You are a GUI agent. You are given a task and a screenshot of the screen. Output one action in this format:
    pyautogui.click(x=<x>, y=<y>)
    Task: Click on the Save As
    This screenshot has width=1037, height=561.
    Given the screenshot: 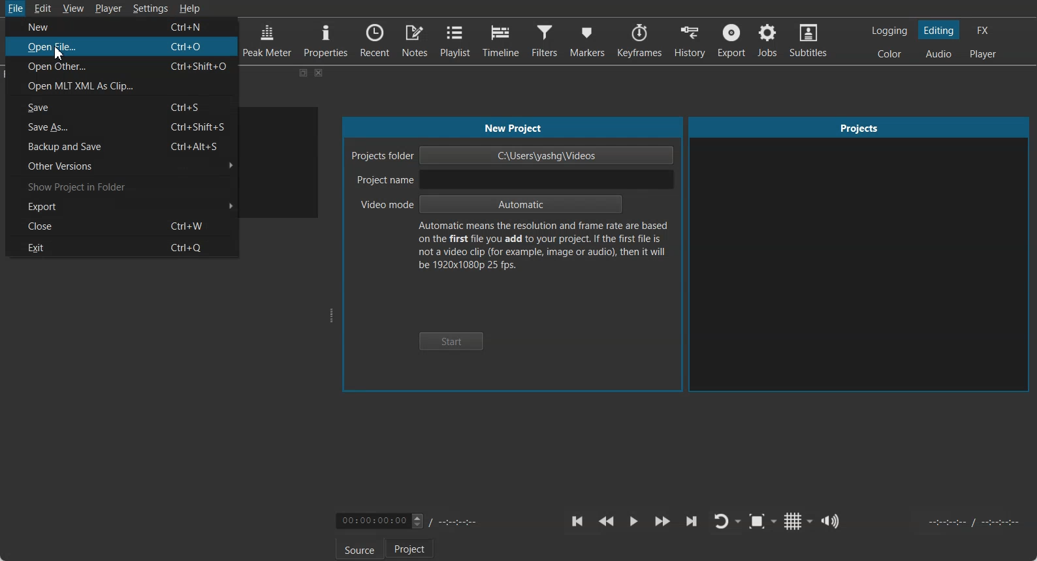 What is the action you would take?
    pyautogui.click(x=72, y=127)
    